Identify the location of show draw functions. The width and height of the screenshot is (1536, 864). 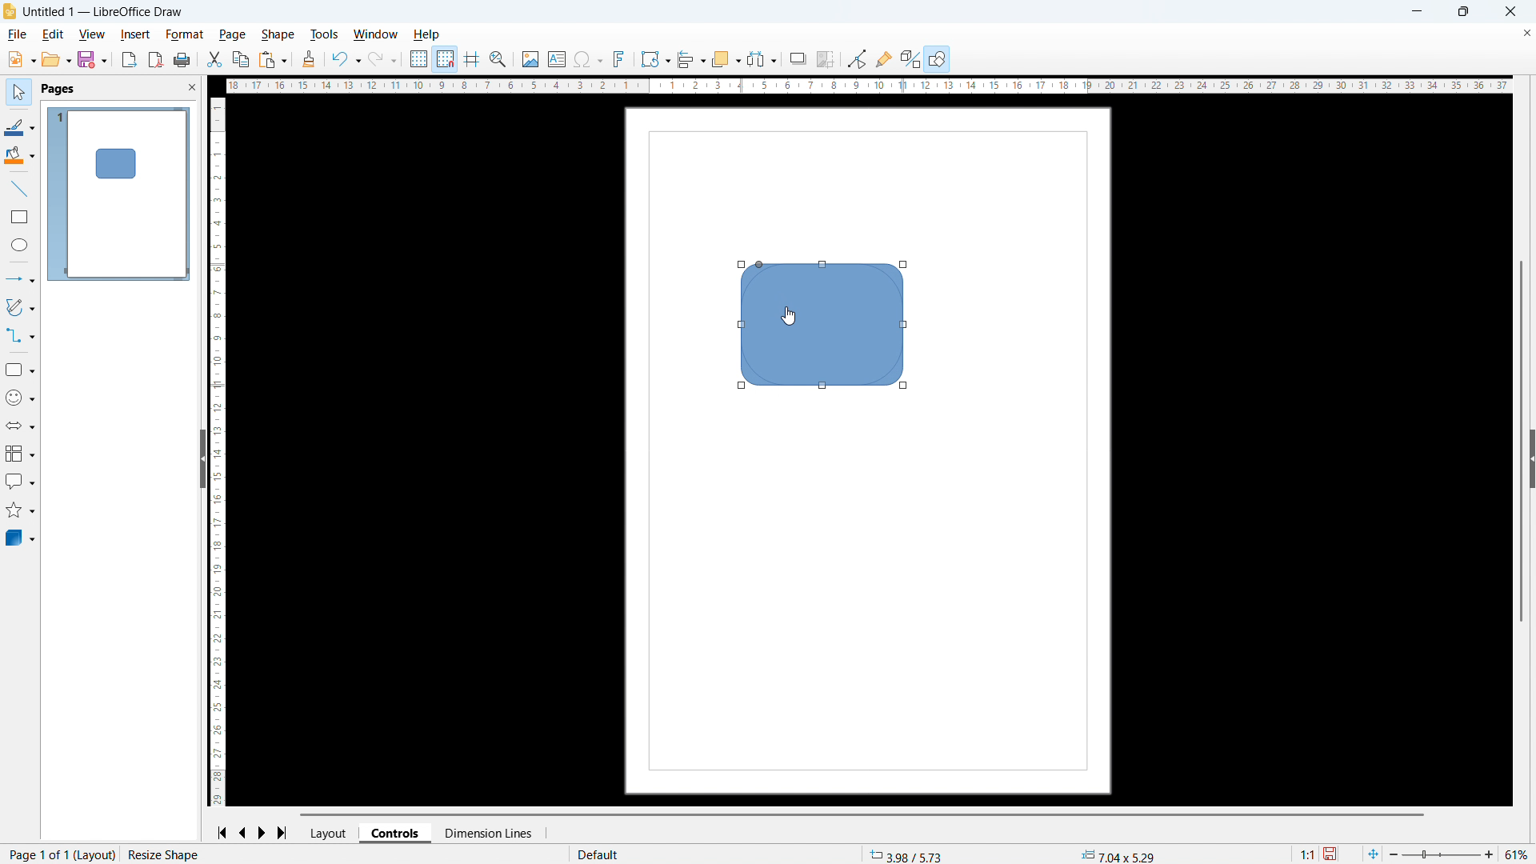
(937, 58).